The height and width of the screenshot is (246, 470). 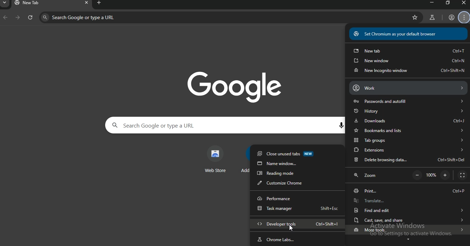 I want to click on new tab, so click(x=36, y=3).